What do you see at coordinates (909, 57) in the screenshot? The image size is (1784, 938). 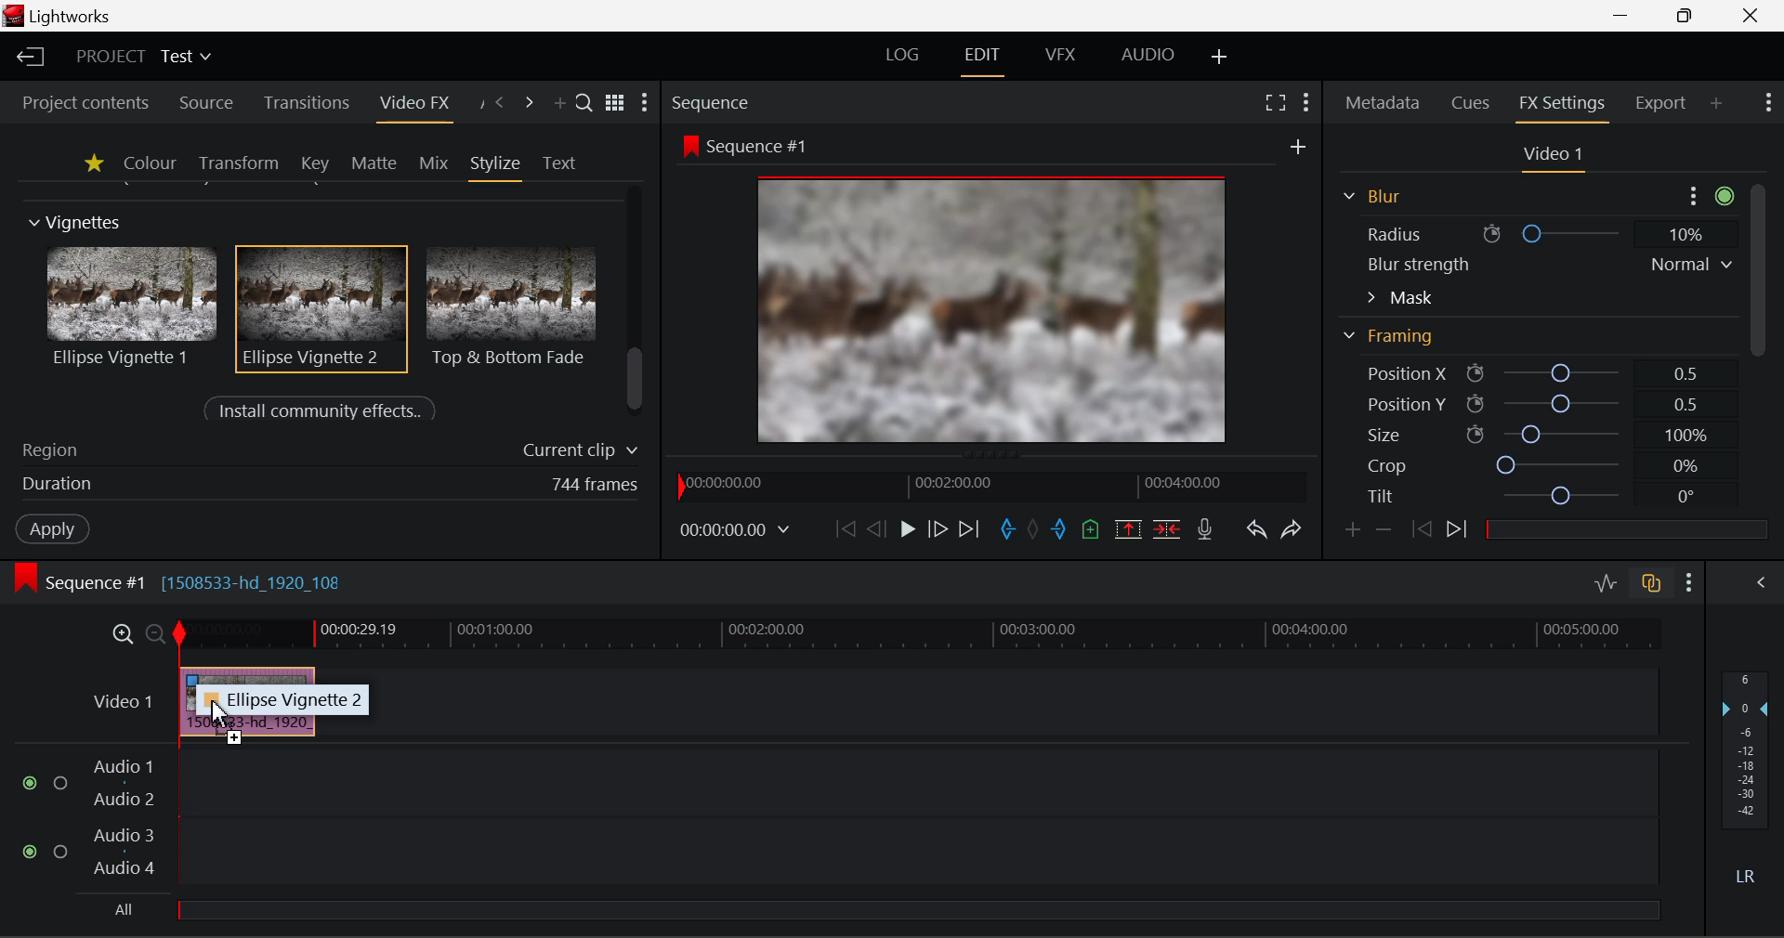 I see `LOG Layout` at bounding box center [909, 57].